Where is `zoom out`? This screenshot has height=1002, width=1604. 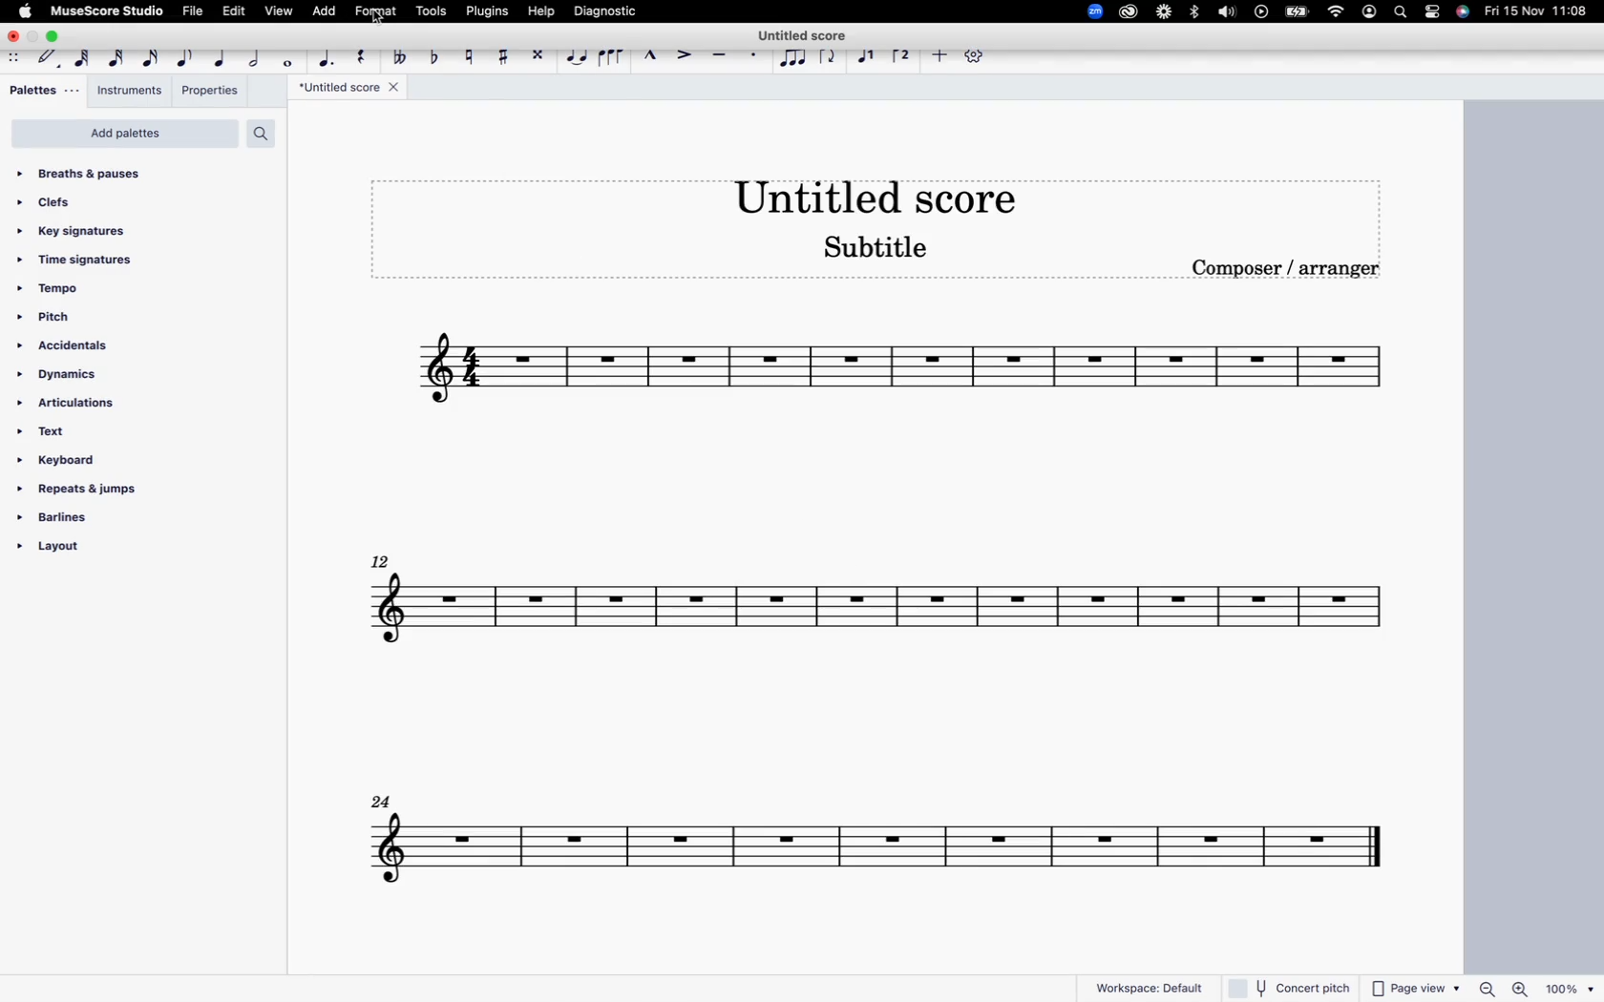
zoom out is located at coordinates (1491, 985).